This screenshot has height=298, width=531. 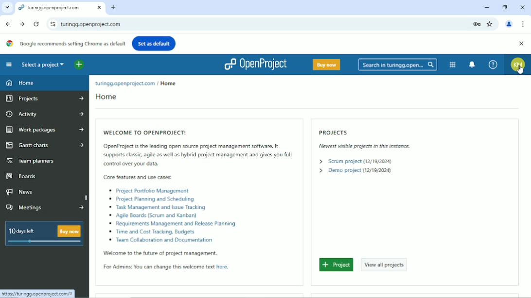 I want to click on Minimize, so click(x=487, y=7).